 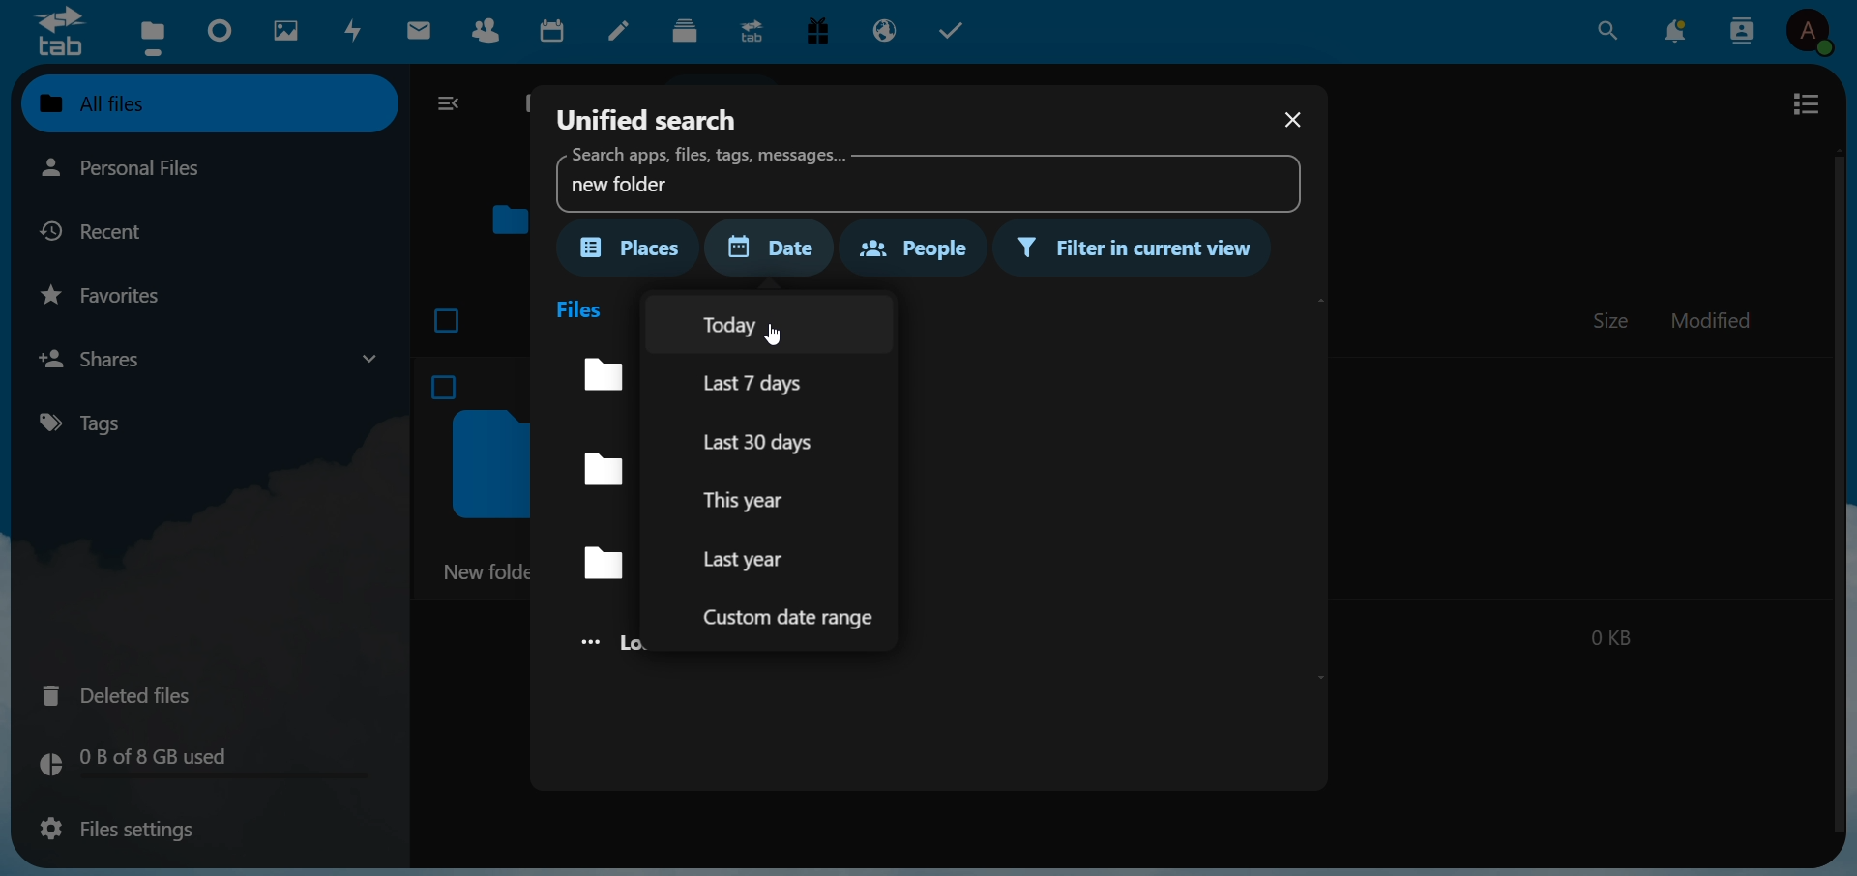 What do you see at coordinates (1138, 249) in the screenshot?
I see `filter in current view` at bounding box center [1138, 249].